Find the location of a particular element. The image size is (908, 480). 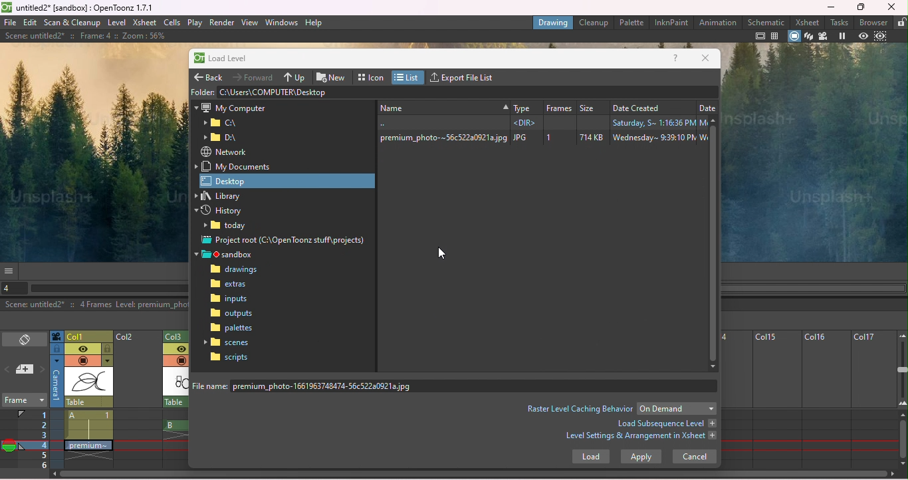

Scan & Cleanup is located at coordinates (73, 23).